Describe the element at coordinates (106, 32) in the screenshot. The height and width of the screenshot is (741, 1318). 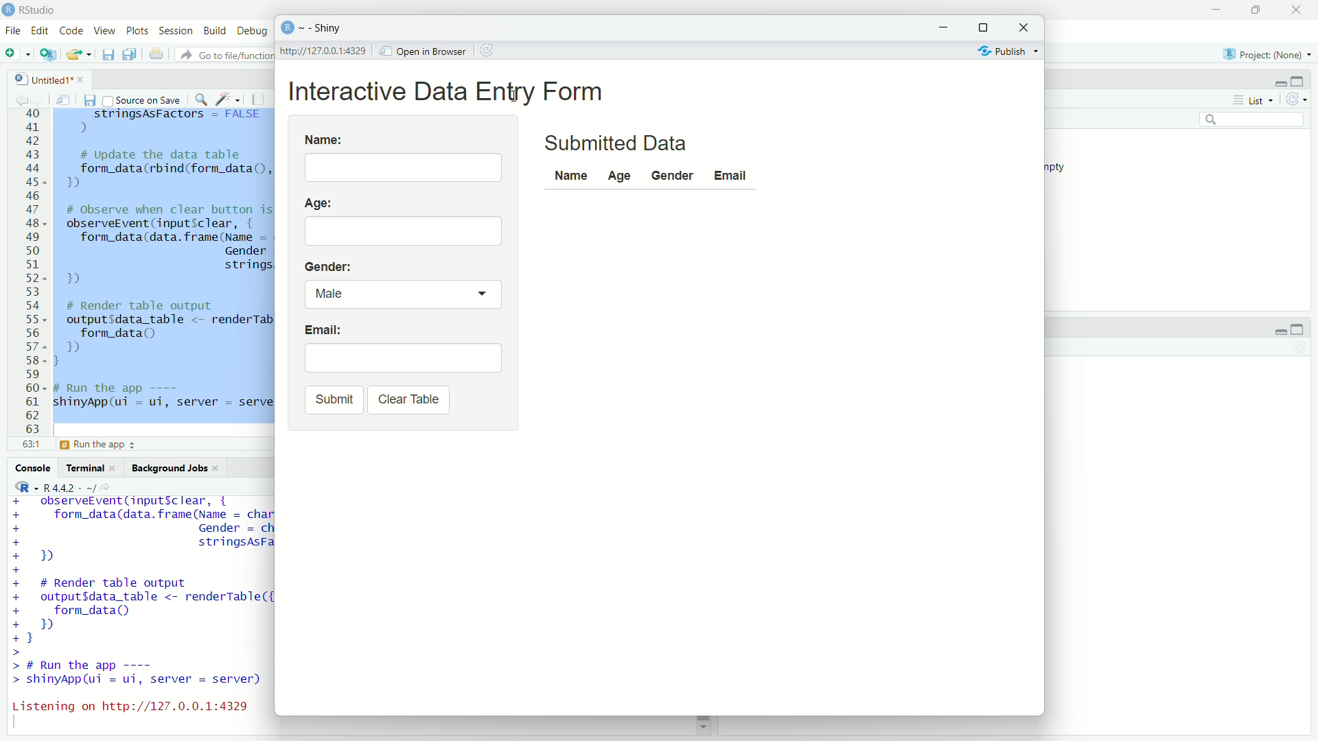
I see `View` at that location.